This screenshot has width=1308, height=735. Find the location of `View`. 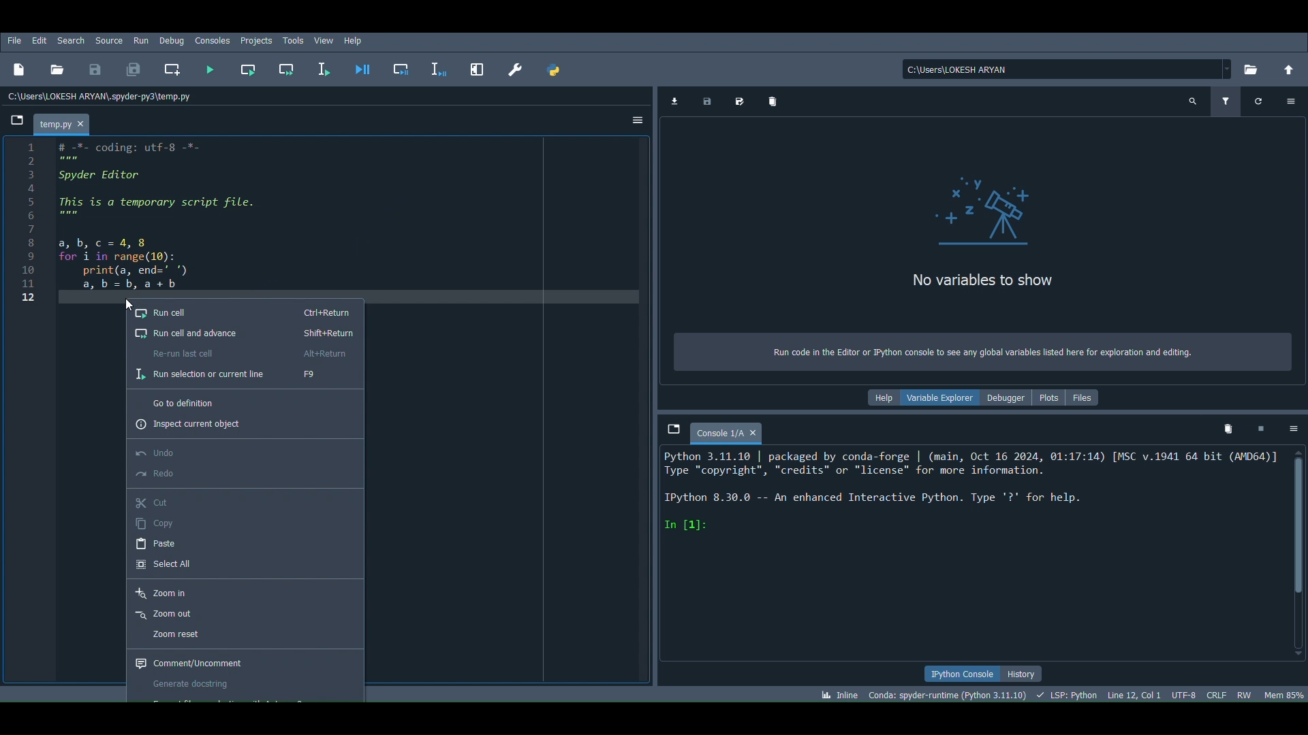

View is located at coordinates (324, 40).